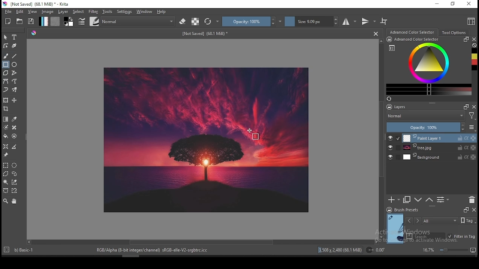  Describe the element at coordinates (5, 65) in the screenshot. I see `rectangle tool` at that location.